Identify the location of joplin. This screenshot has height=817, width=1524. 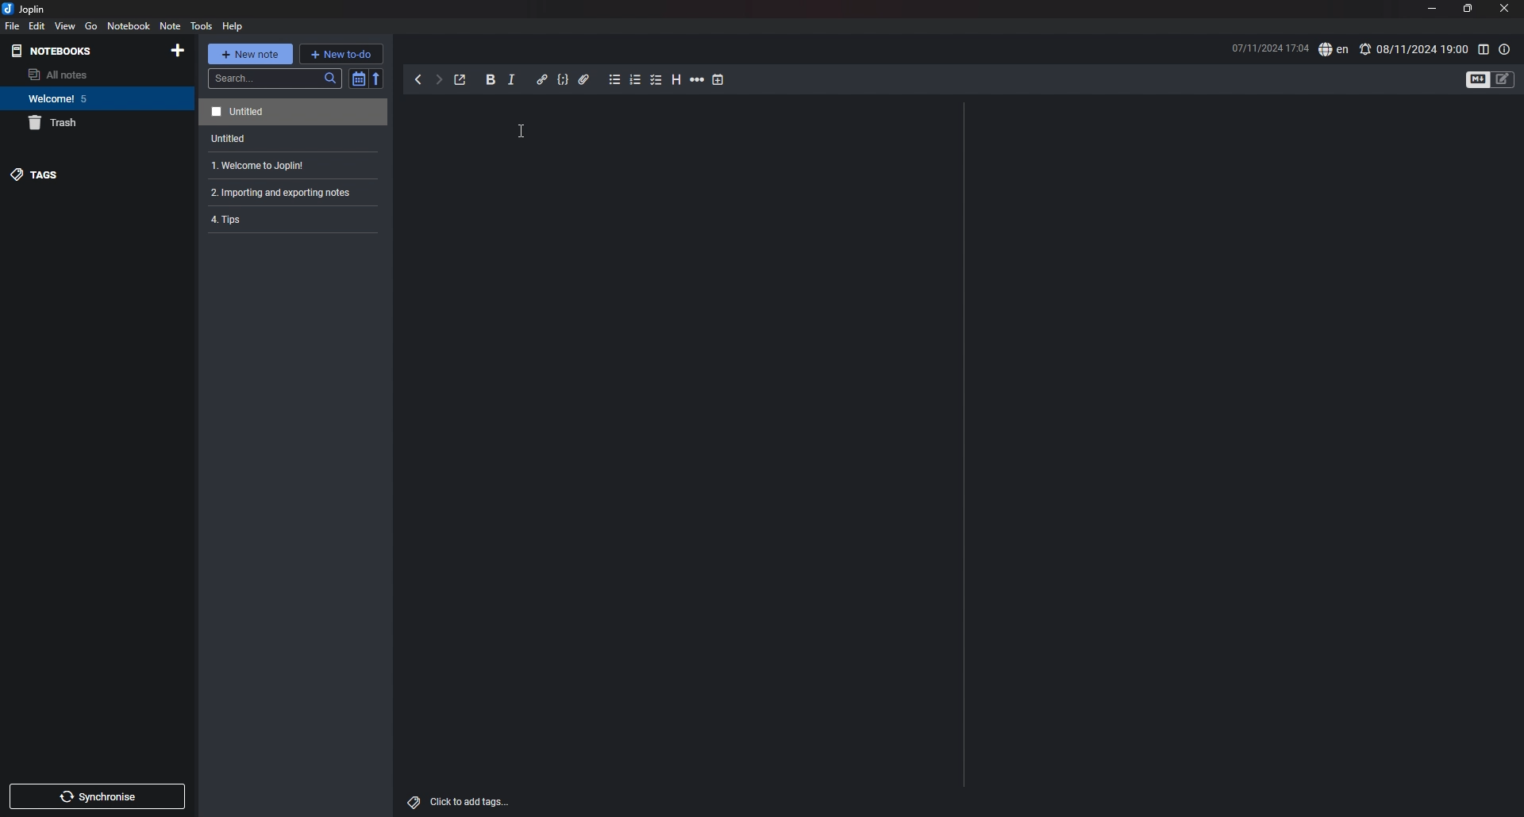
(31, 9).